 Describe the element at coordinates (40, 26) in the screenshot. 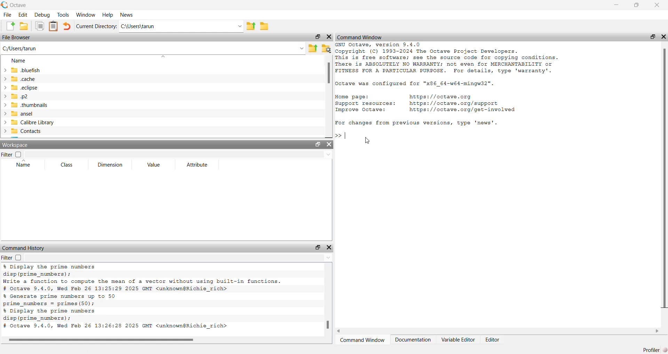

I see `copy` at that location.